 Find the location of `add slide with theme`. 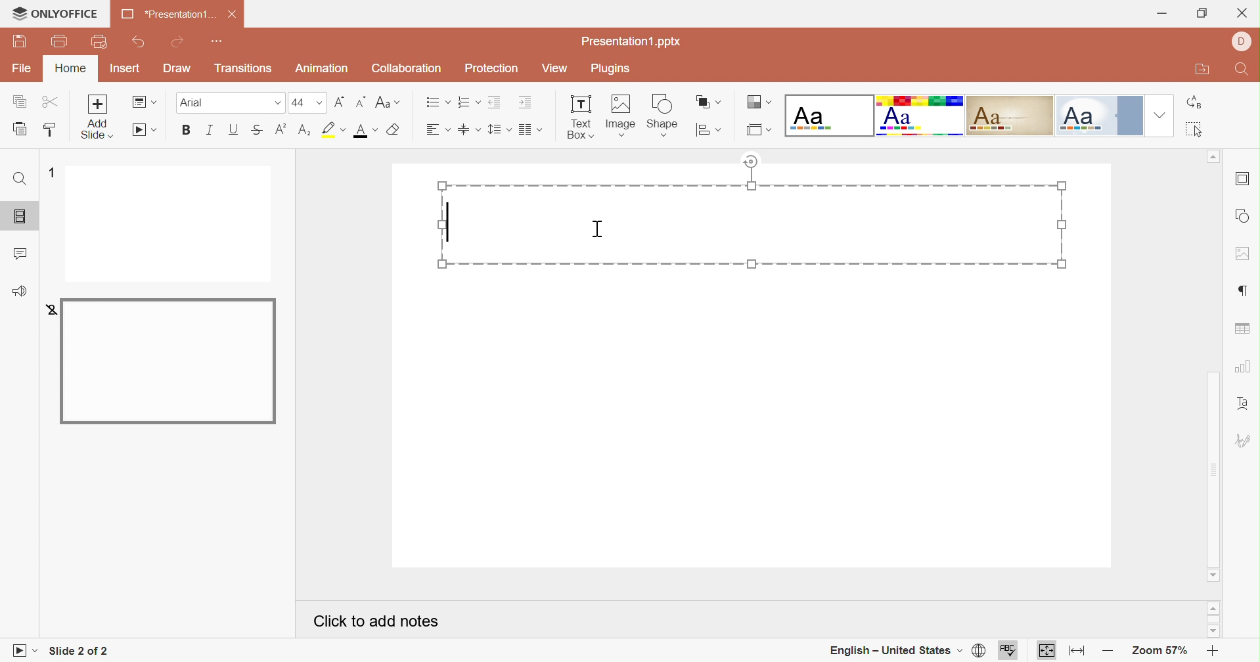

add slide with theme is located at coordinates (97, 129).